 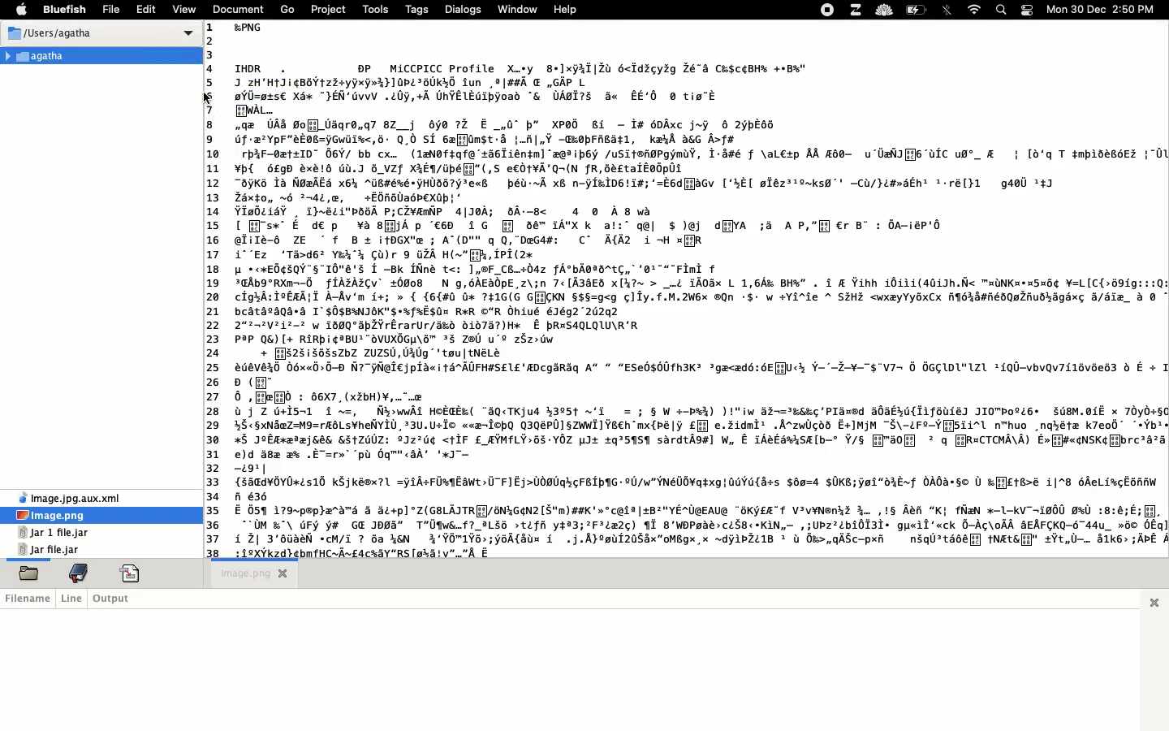 I want to click on filename, so click(x=29, y=599).